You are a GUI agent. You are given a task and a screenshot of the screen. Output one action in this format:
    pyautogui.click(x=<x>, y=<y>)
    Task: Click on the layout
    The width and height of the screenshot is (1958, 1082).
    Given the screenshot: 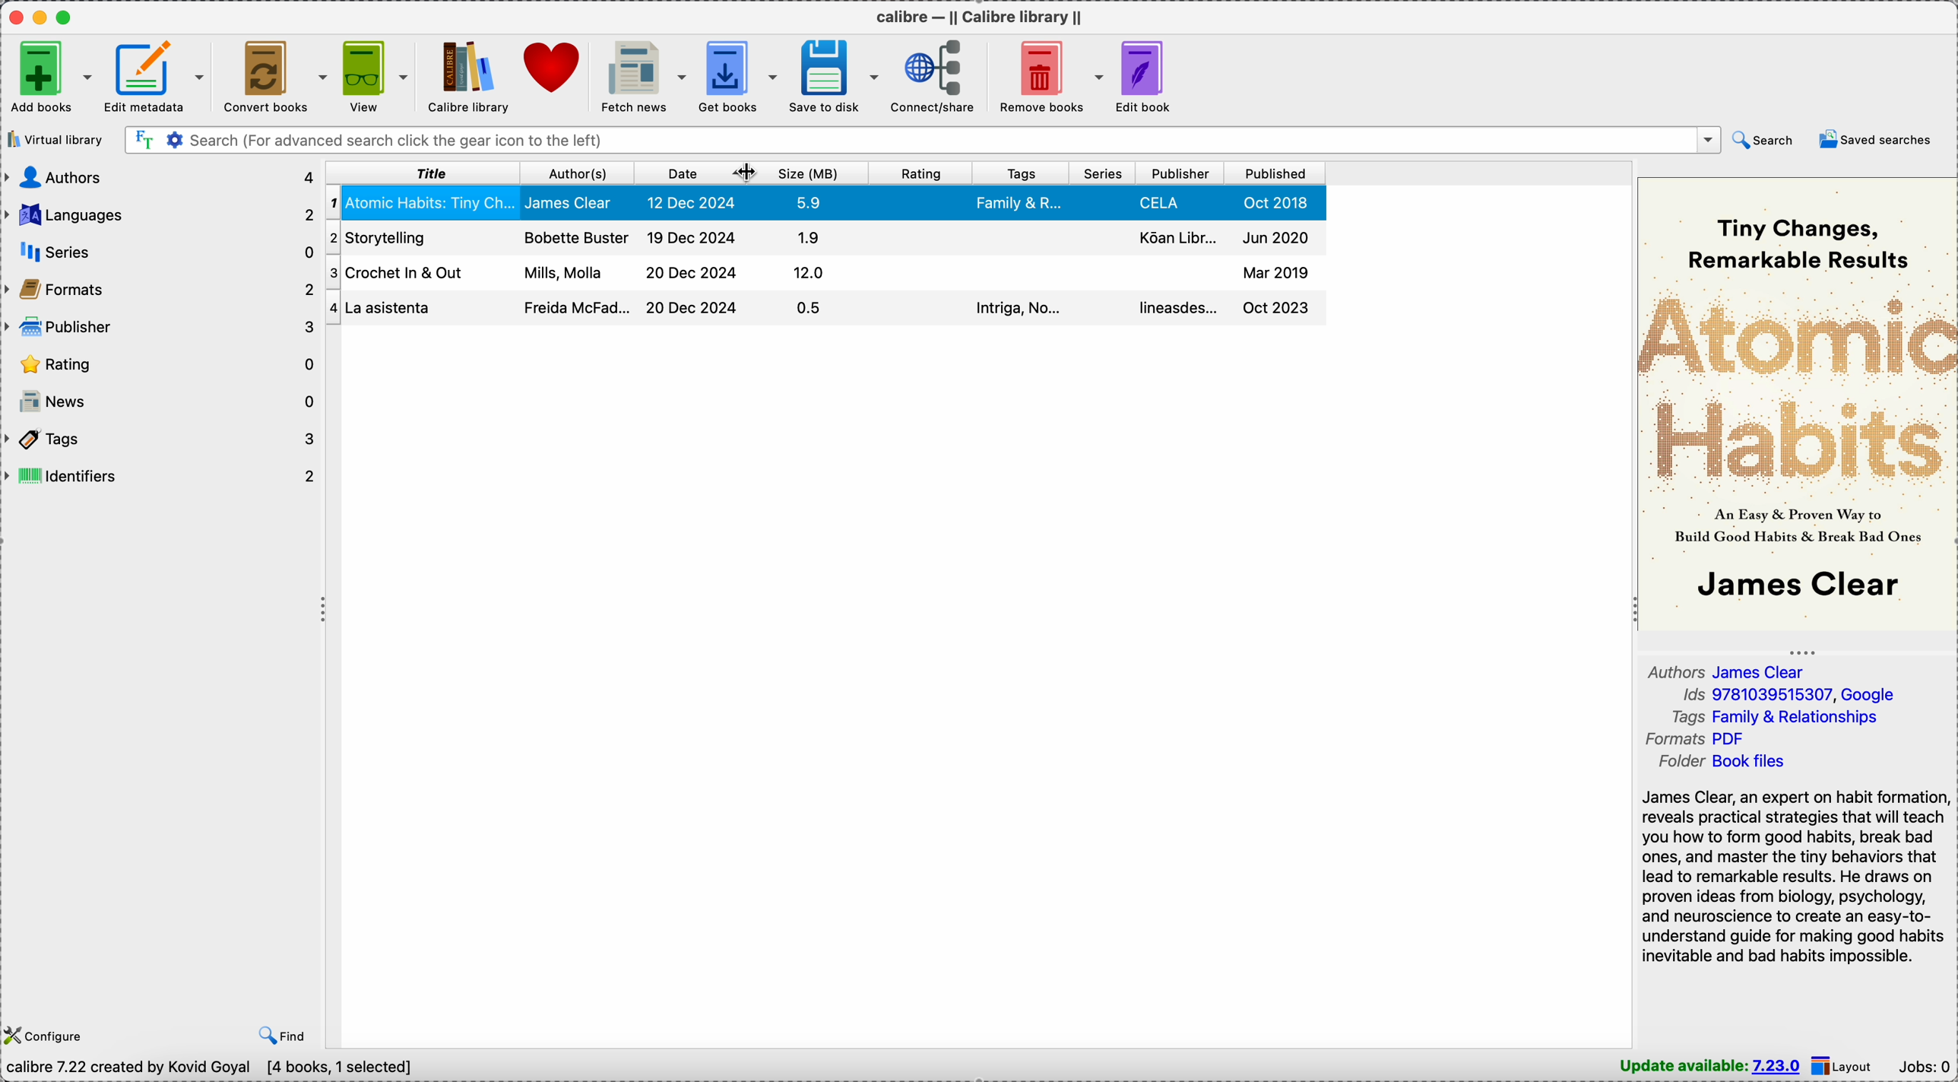 What is the action you would take?
    pyautogui.click(x=1846, y=1067)
    